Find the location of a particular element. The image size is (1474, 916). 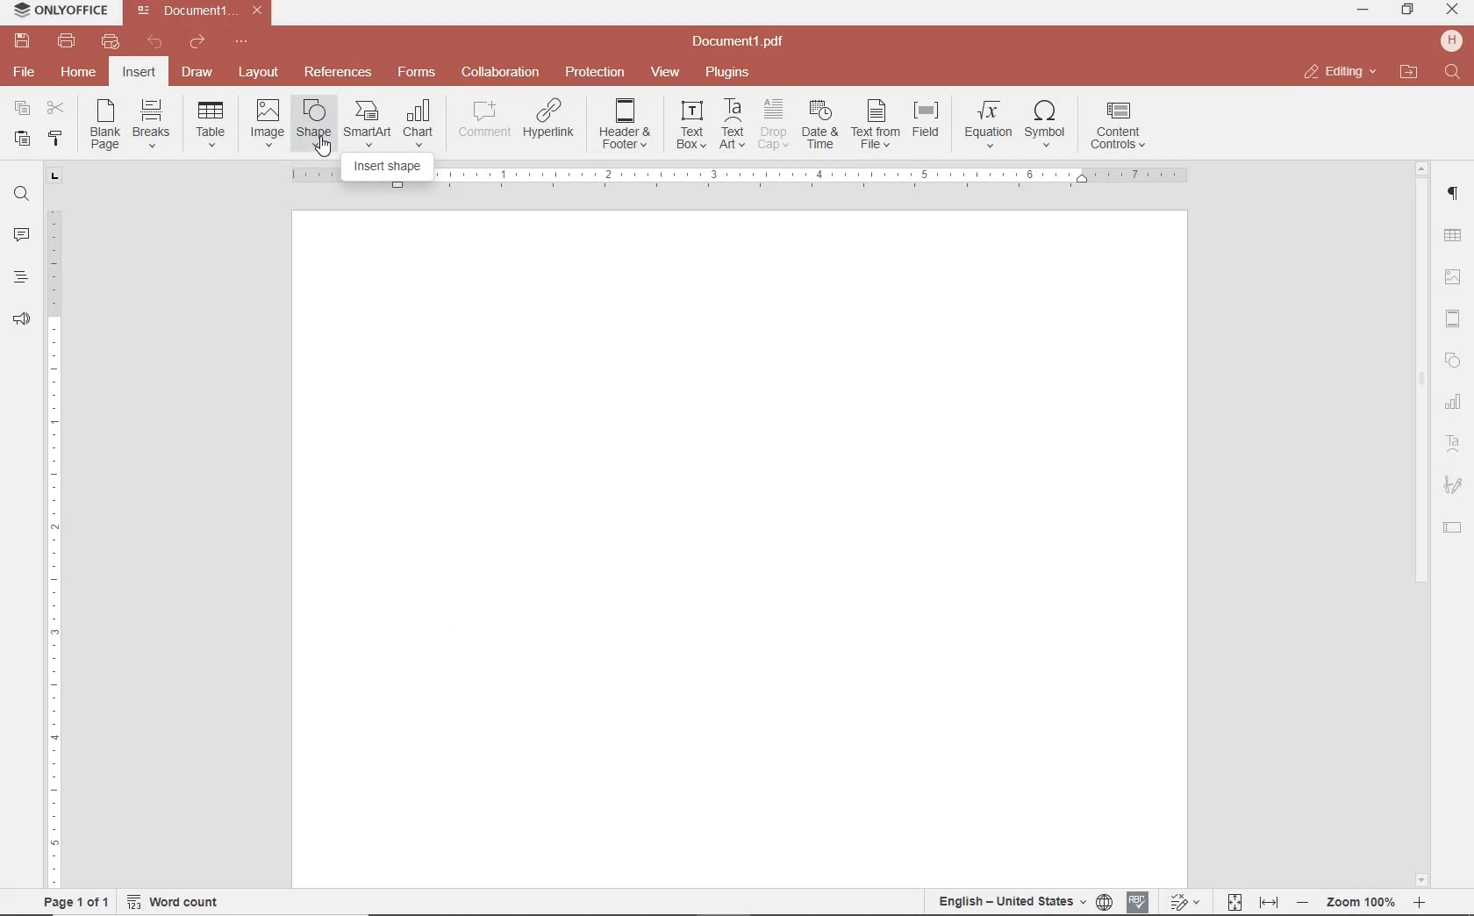

copy style is located at coordinates (54, 137).